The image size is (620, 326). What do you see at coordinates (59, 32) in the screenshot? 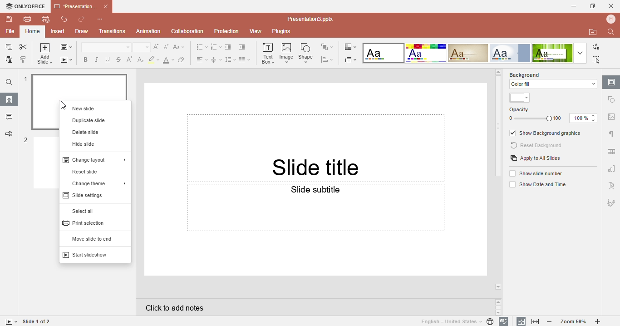
I see `Insert` at bounding box center [59, 32].